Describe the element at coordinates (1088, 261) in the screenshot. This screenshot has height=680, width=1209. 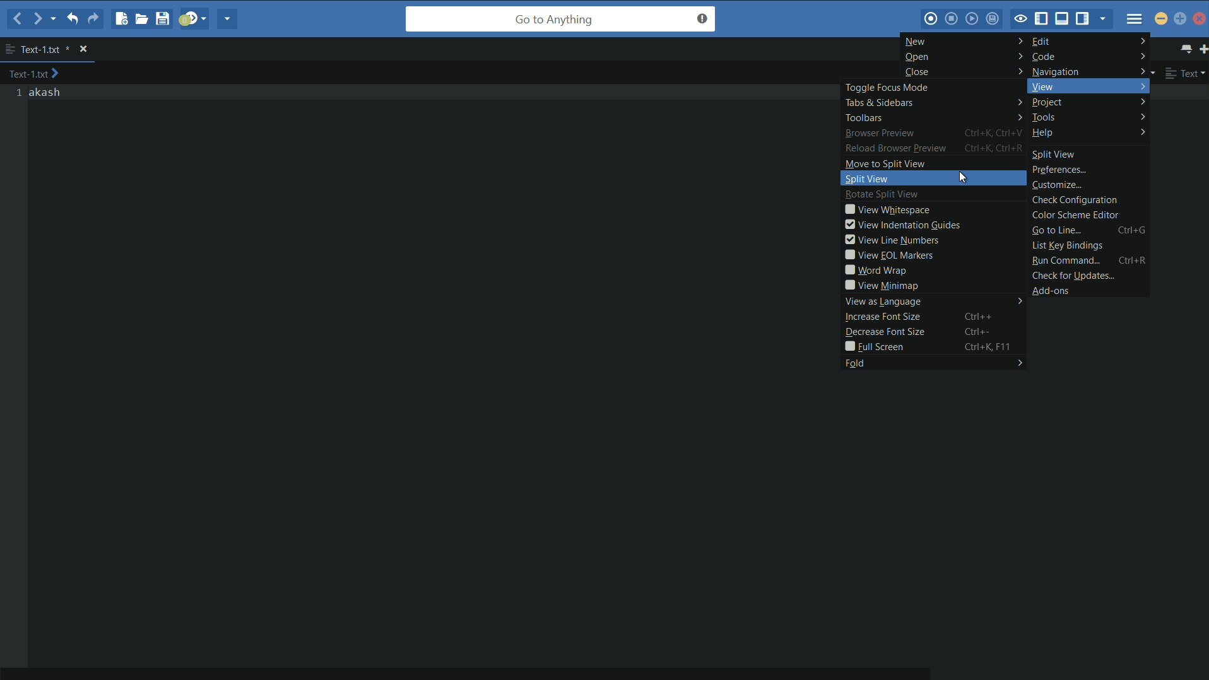
I see `run command` at that location.